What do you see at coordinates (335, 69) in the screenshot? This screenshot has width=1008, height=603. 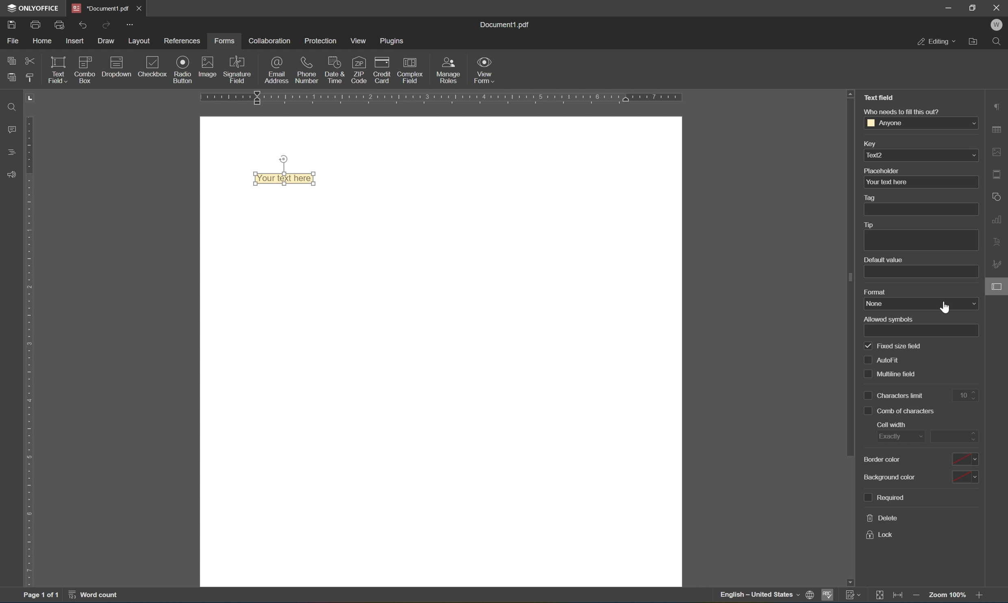 I see `date & time` at bounding box center [335, 69].